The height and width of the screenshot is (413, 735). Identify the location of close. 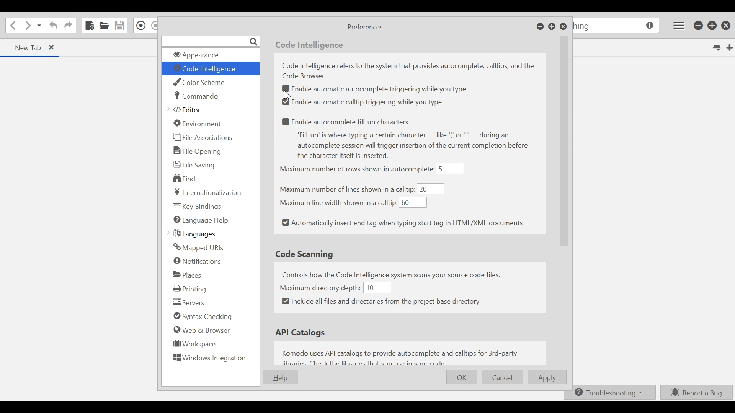
(56, 48).